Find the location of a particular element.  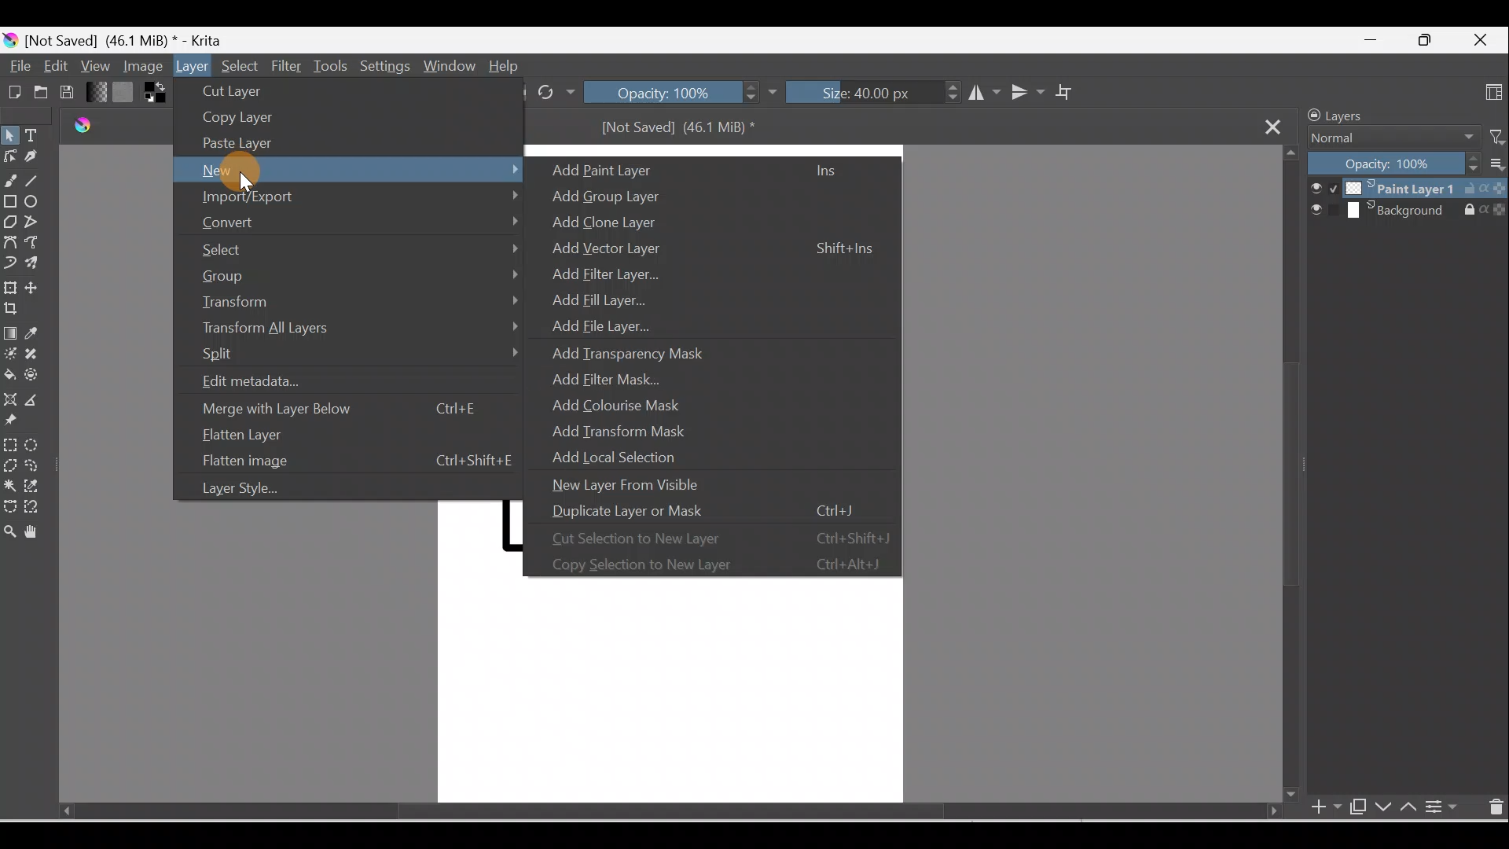

Elliptical selection tool is located at coordinates (35, 445).